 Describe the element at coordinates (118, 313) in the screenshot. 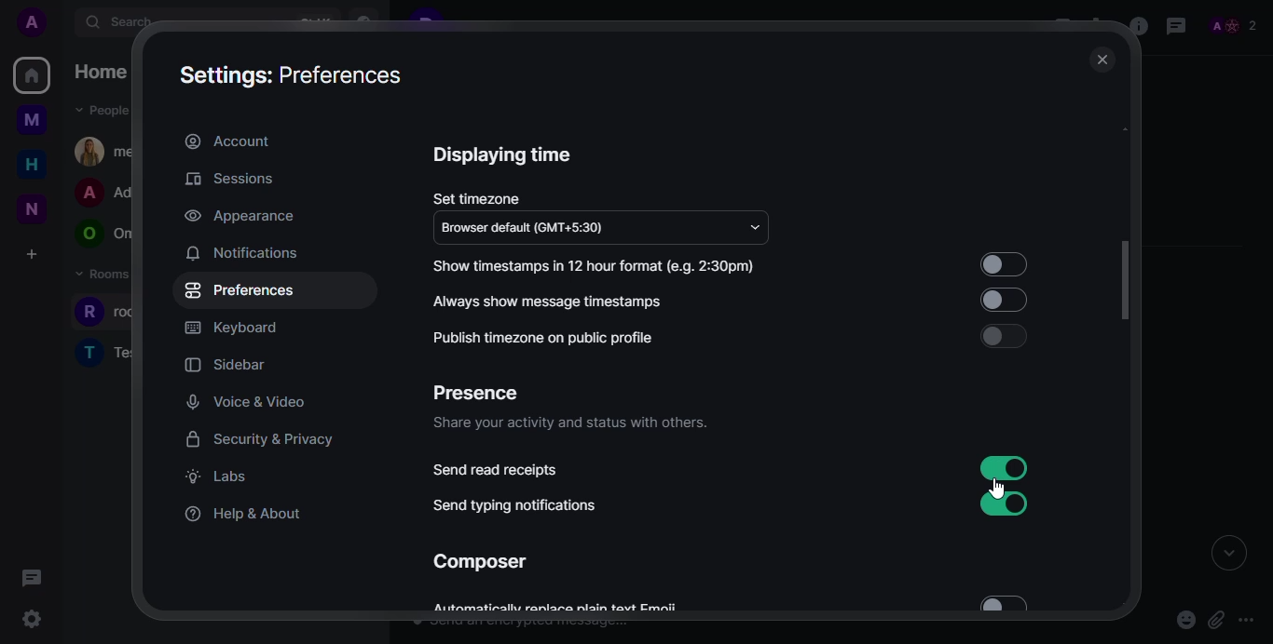

I see `people room` at that location.